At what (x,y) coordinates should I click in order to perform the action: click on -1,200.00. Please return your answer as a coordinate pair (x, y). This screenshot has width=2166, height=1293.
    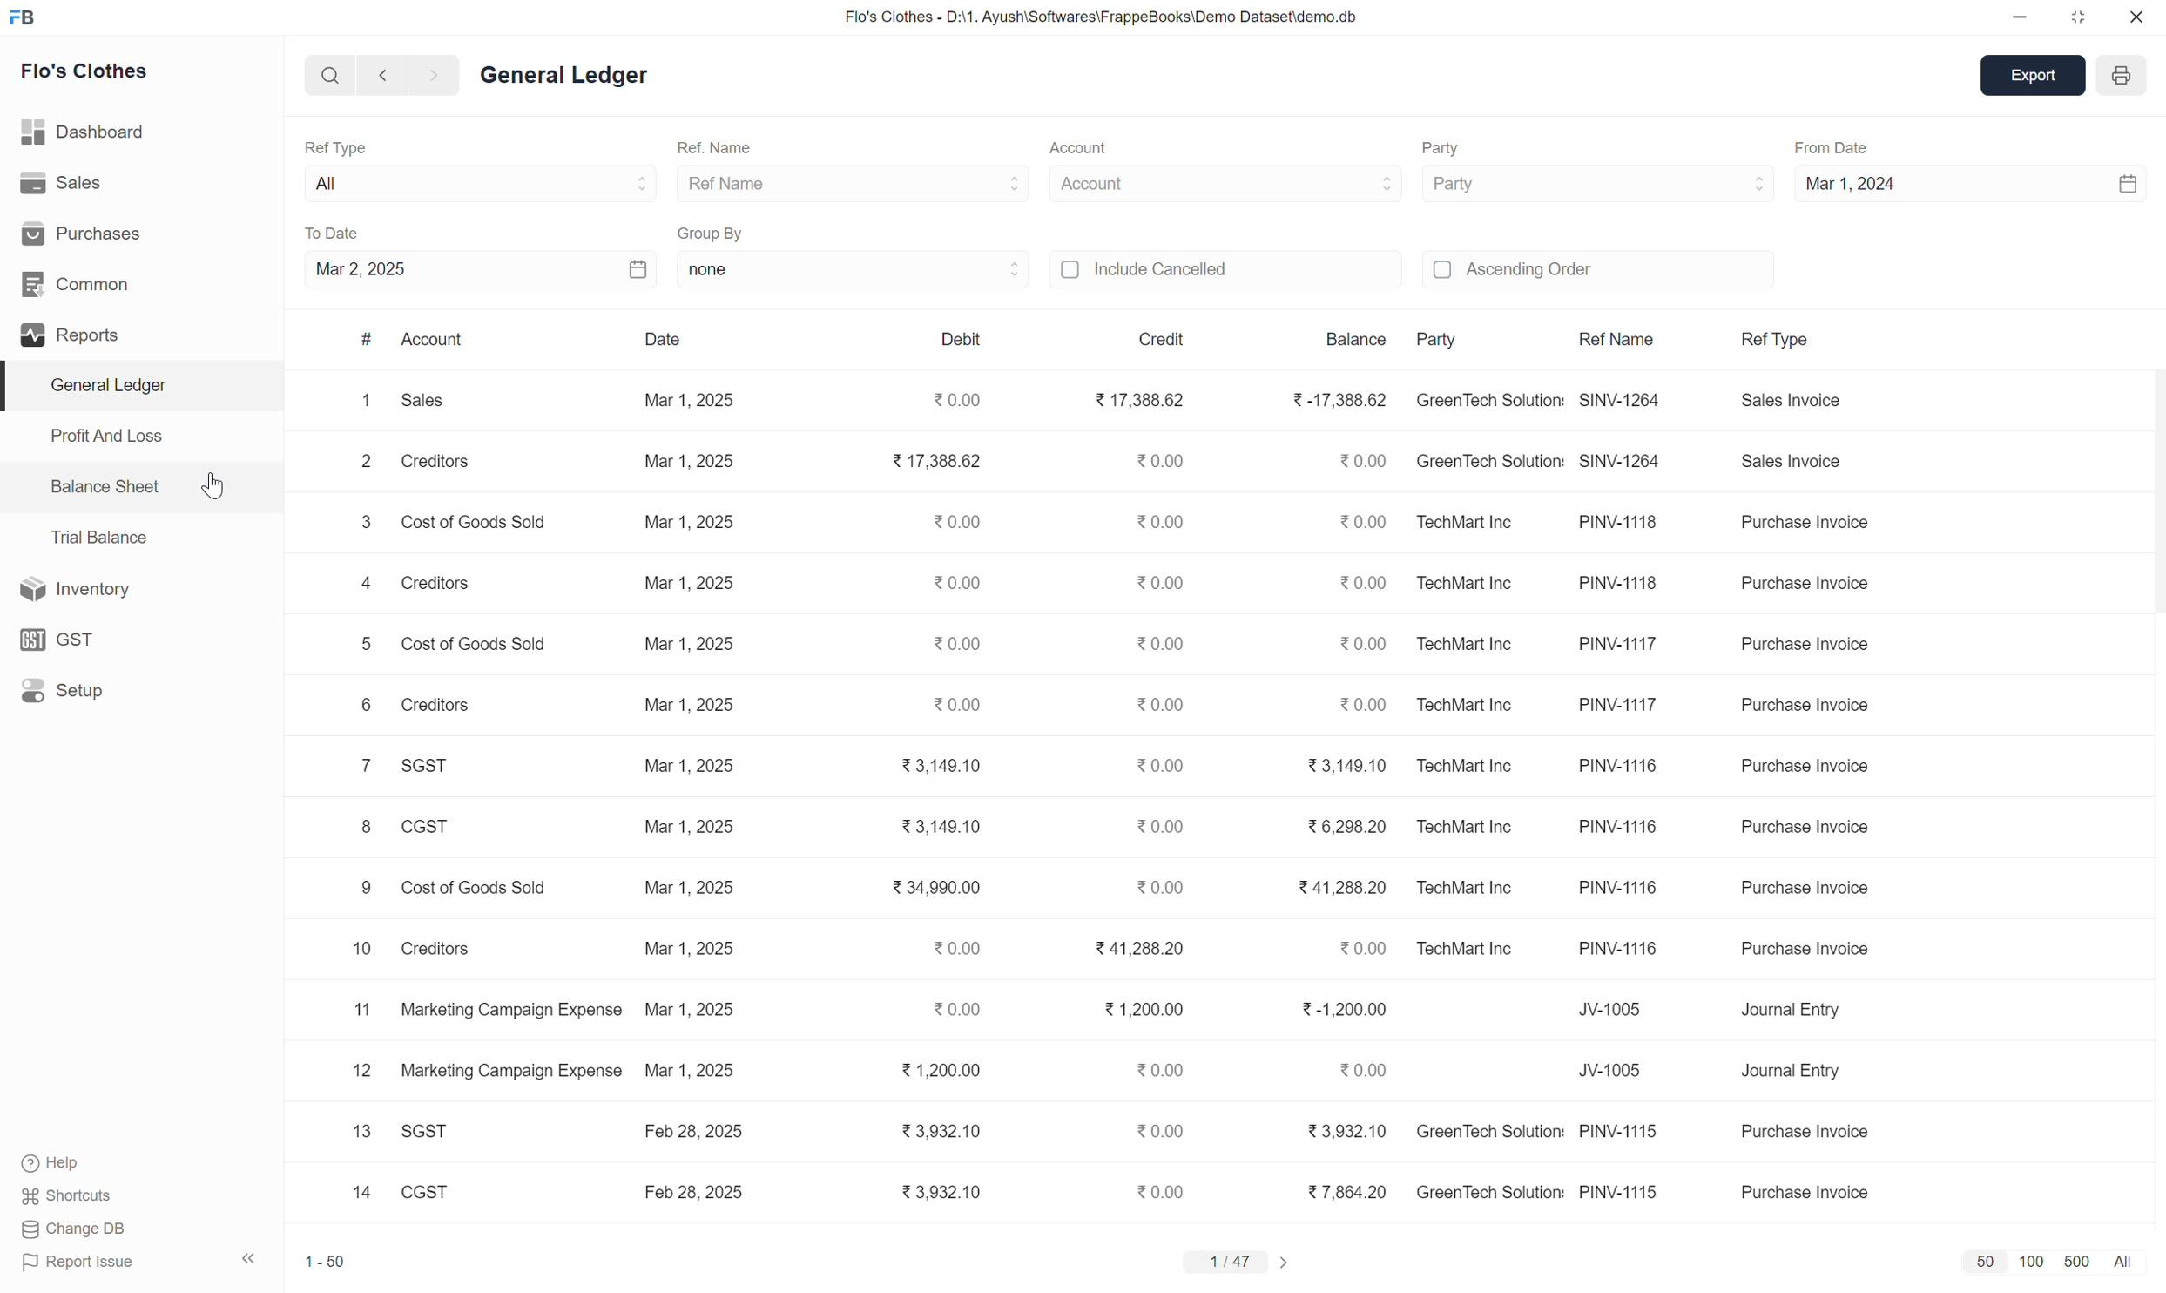
    Looking at the image, I should click on (1337, 1009).